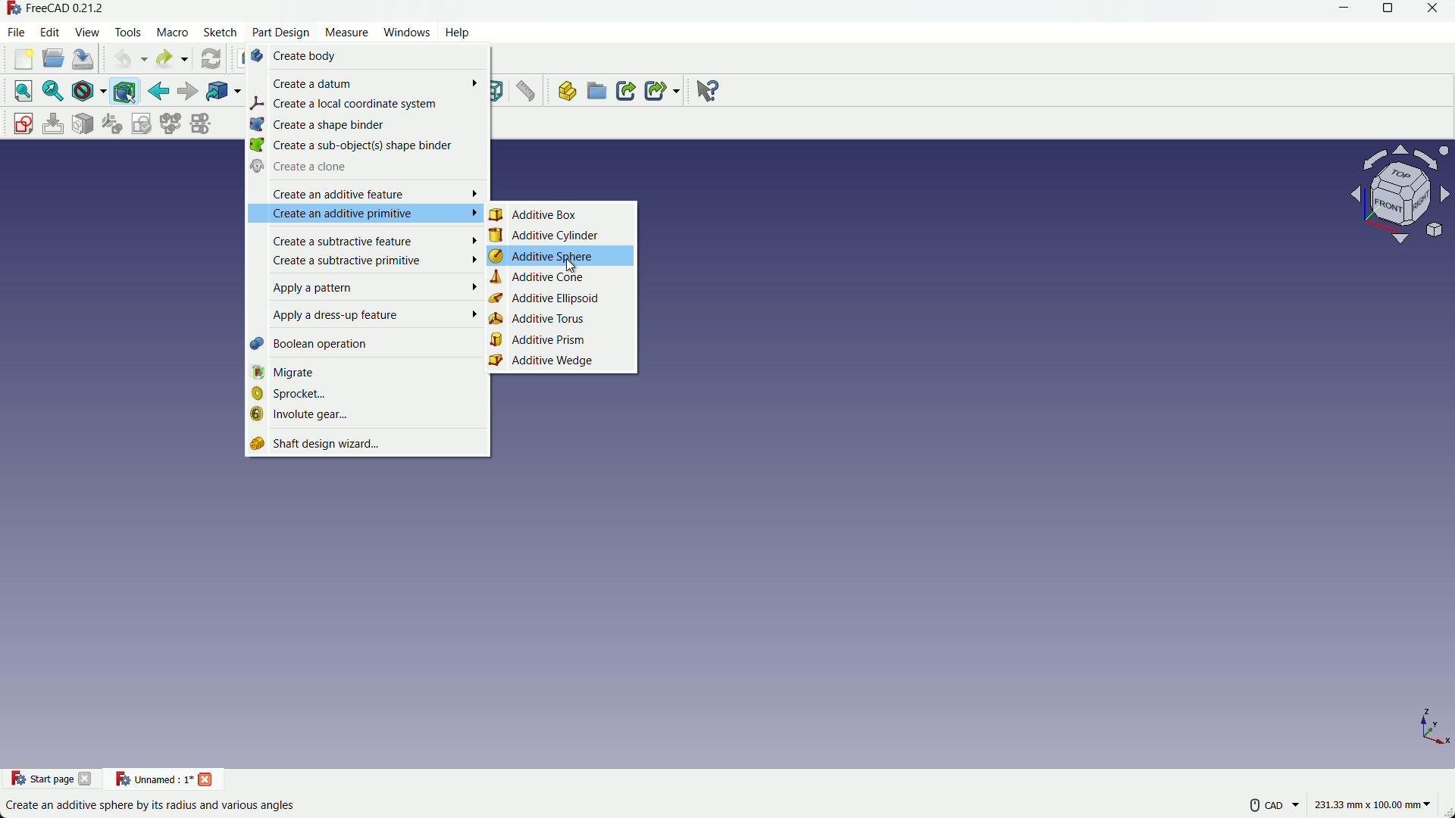 This screenshot has height=818, width=1455. Describe the element at coordinates (369, 58) in the screenshot. I see `create body` at that location.